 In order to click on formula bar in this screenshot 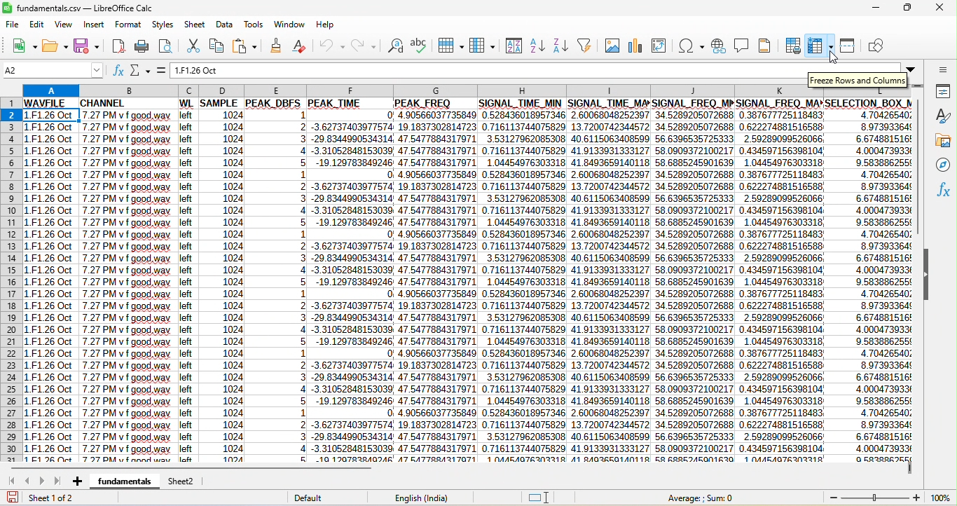, I will do `click(548, 68)`.